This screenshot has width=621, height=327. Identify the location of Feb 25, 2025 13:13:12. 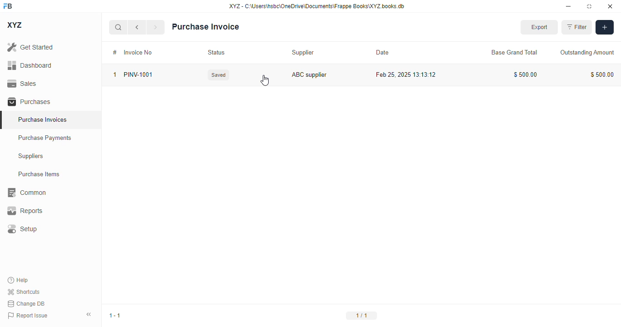
(406, 75).